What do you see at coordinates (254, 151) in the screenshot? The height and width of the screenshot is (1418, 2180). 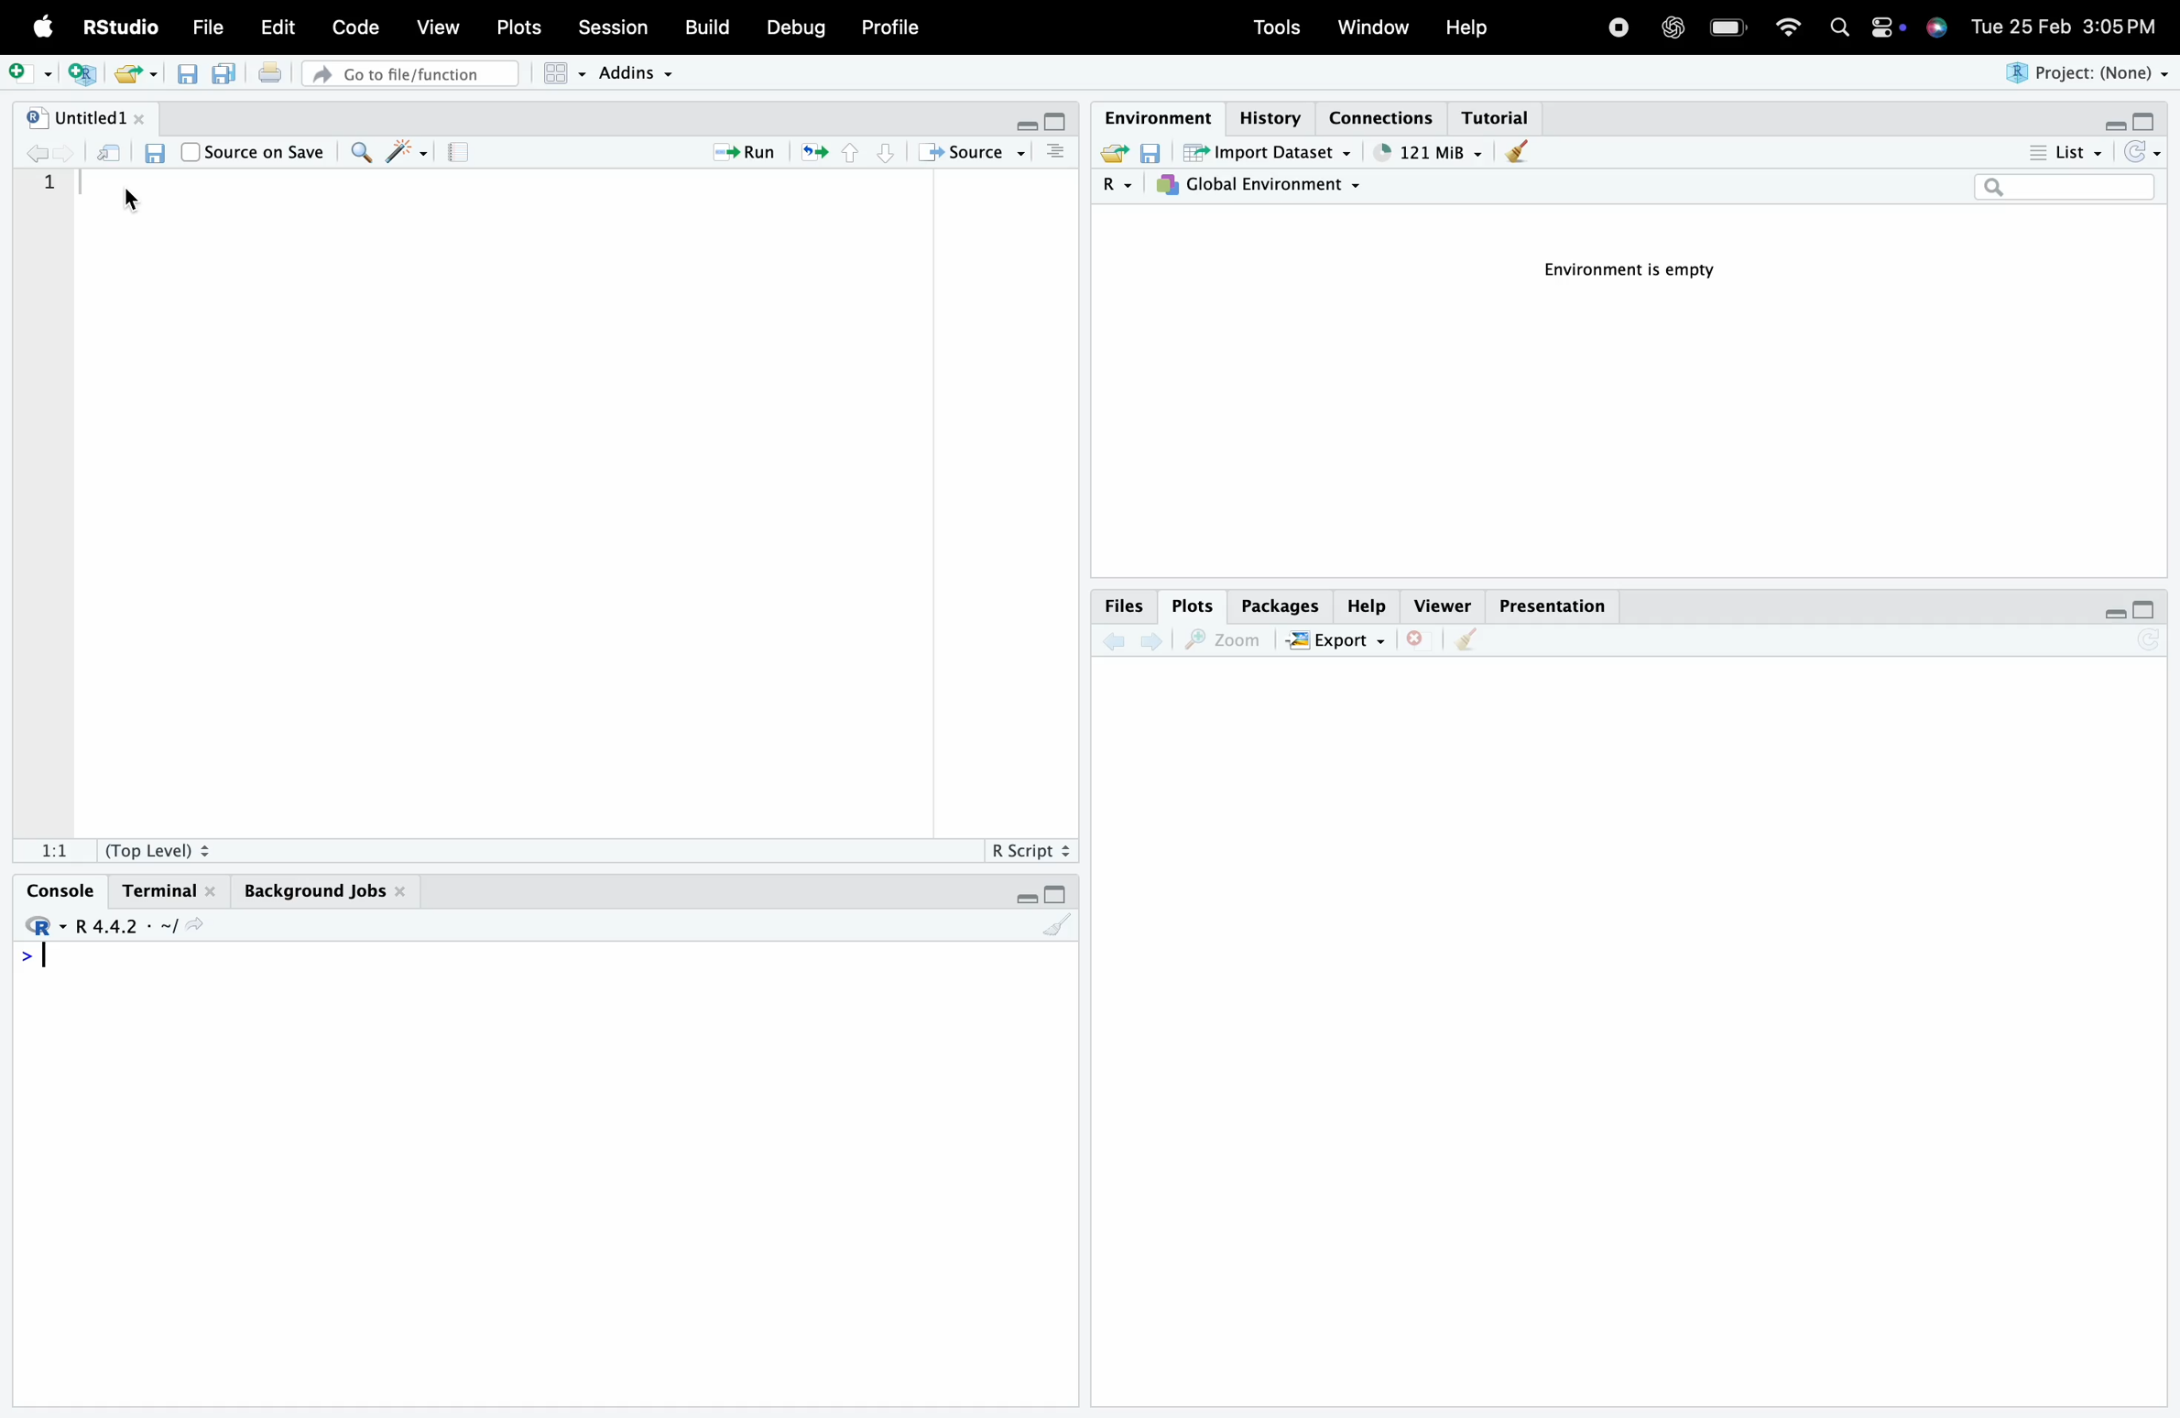 I see `Source on Save` at bounding box center [254, 151].